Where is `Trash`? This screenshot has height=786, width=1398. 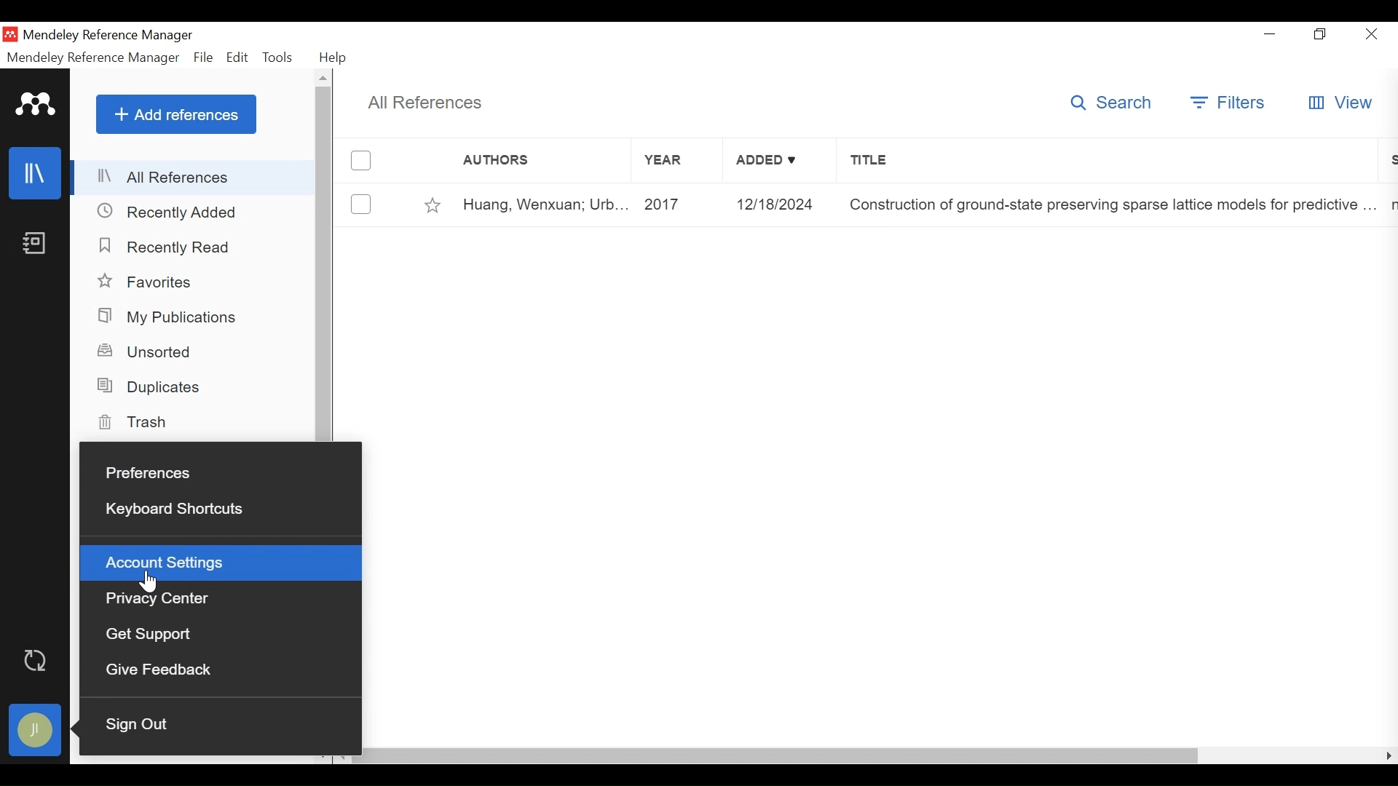
Trash is located at coordinates (143, 424).